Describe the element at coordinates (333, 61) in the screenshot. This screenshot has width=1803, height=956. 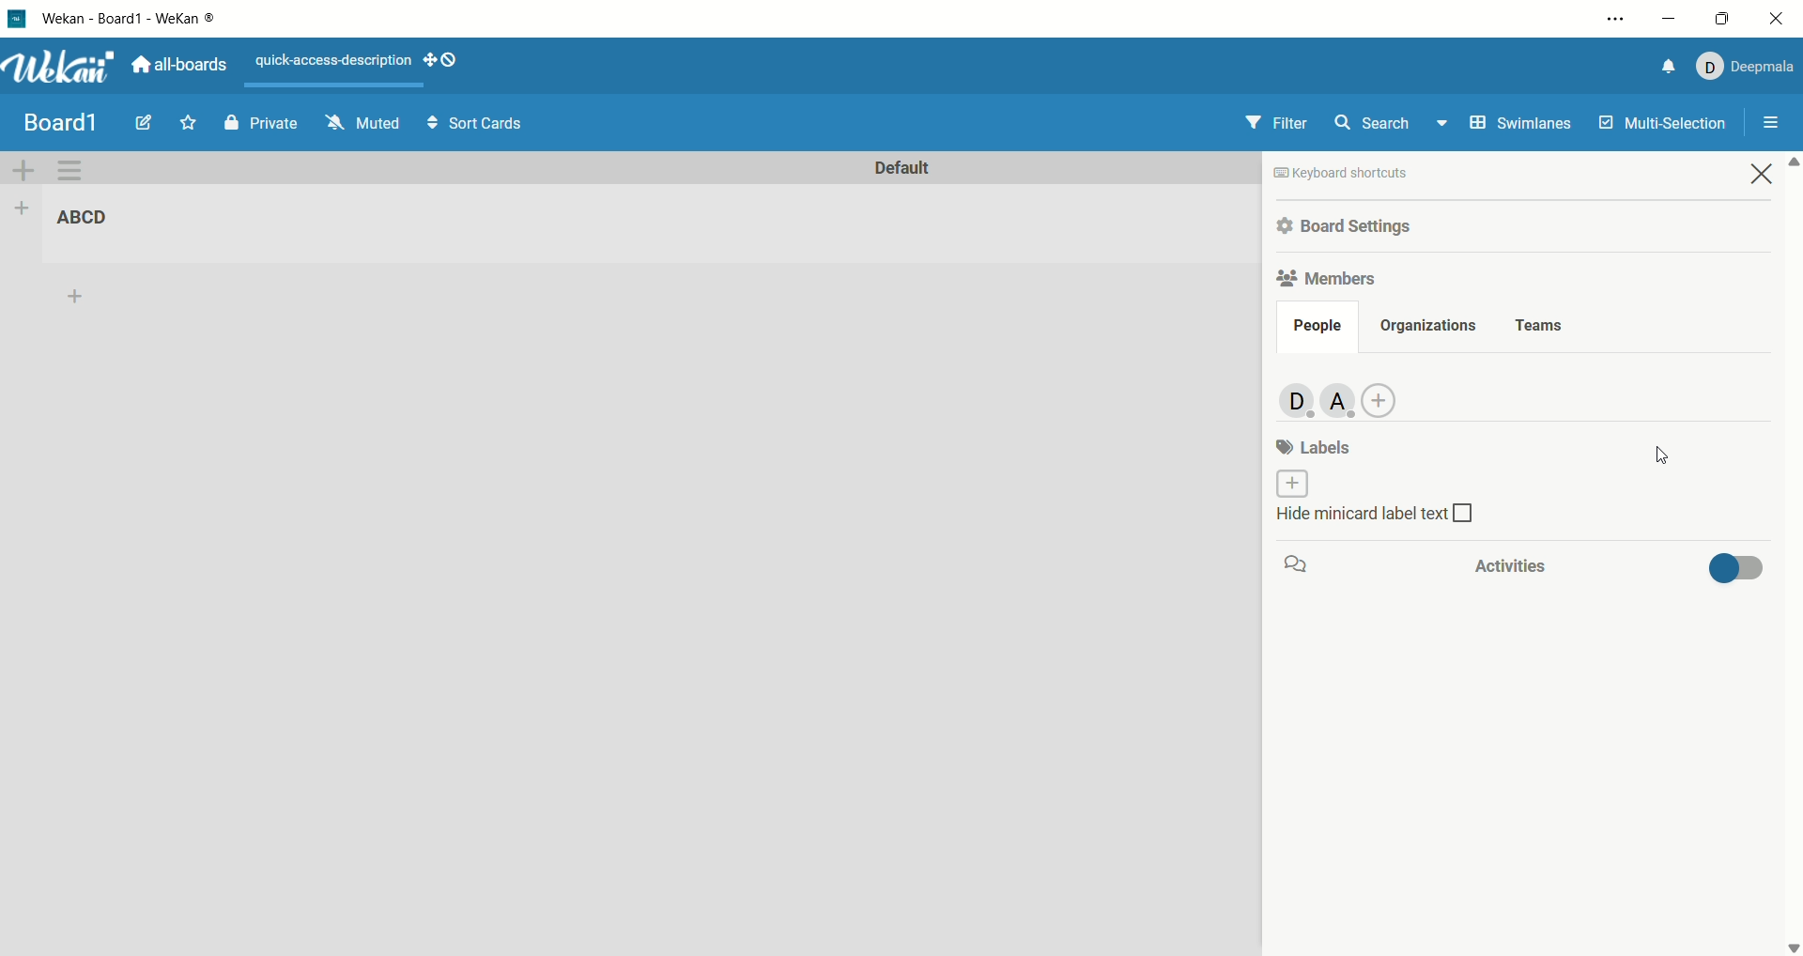
I see `text` at that location.